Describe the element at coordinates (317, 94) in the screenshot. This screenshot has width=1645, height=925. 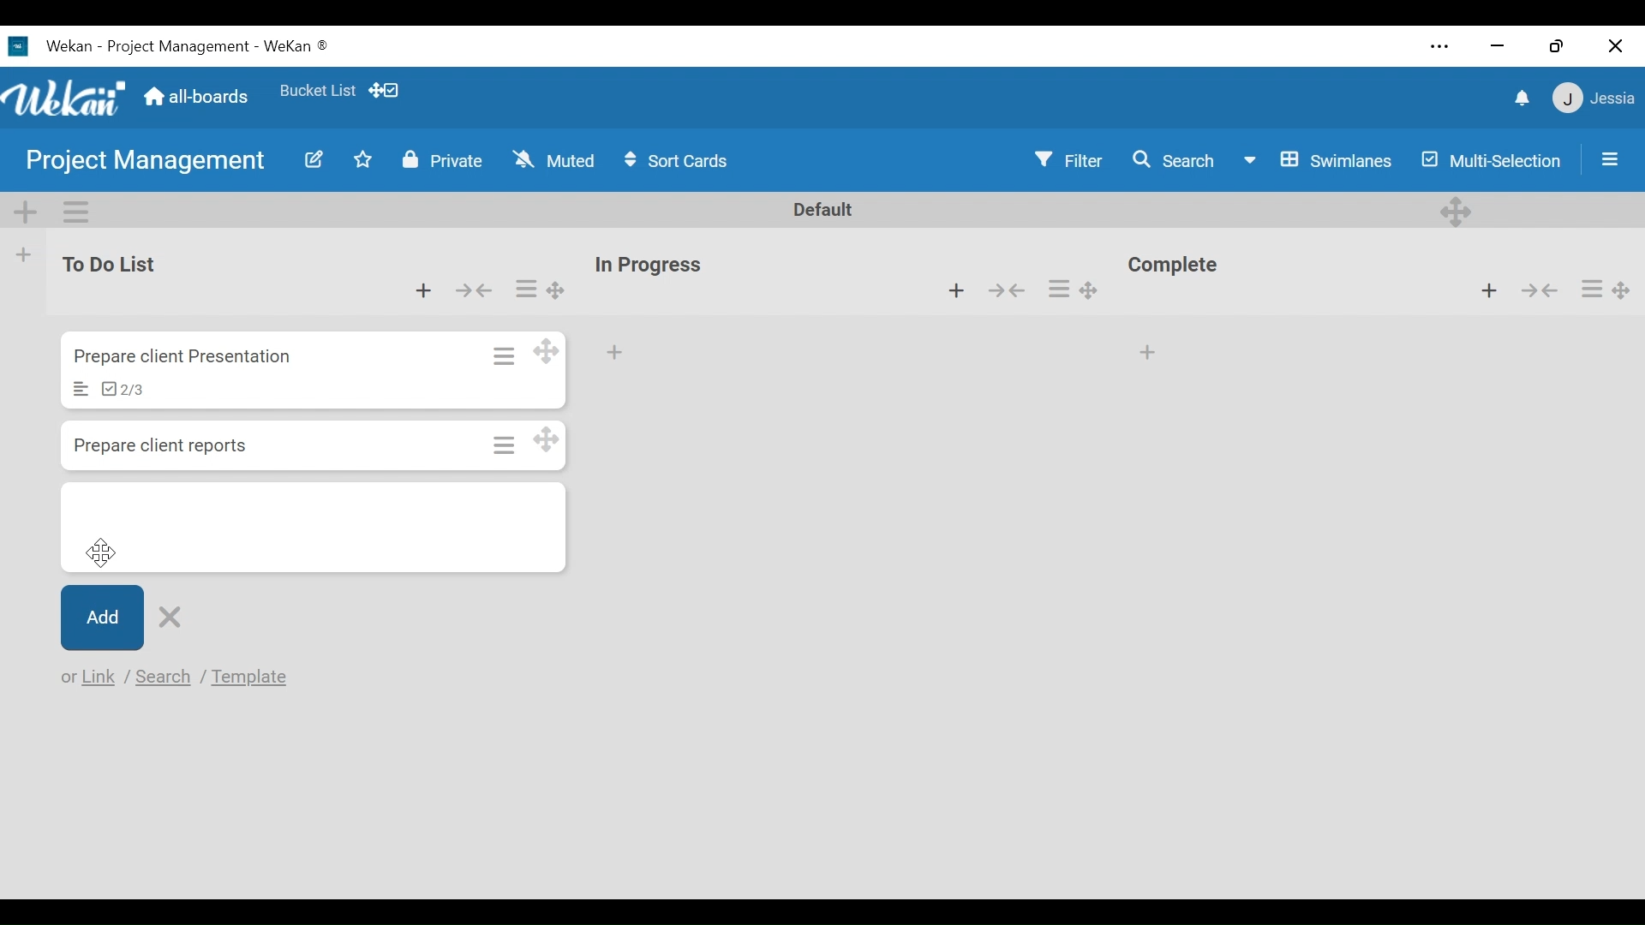
I see `Bucket list` at that location.